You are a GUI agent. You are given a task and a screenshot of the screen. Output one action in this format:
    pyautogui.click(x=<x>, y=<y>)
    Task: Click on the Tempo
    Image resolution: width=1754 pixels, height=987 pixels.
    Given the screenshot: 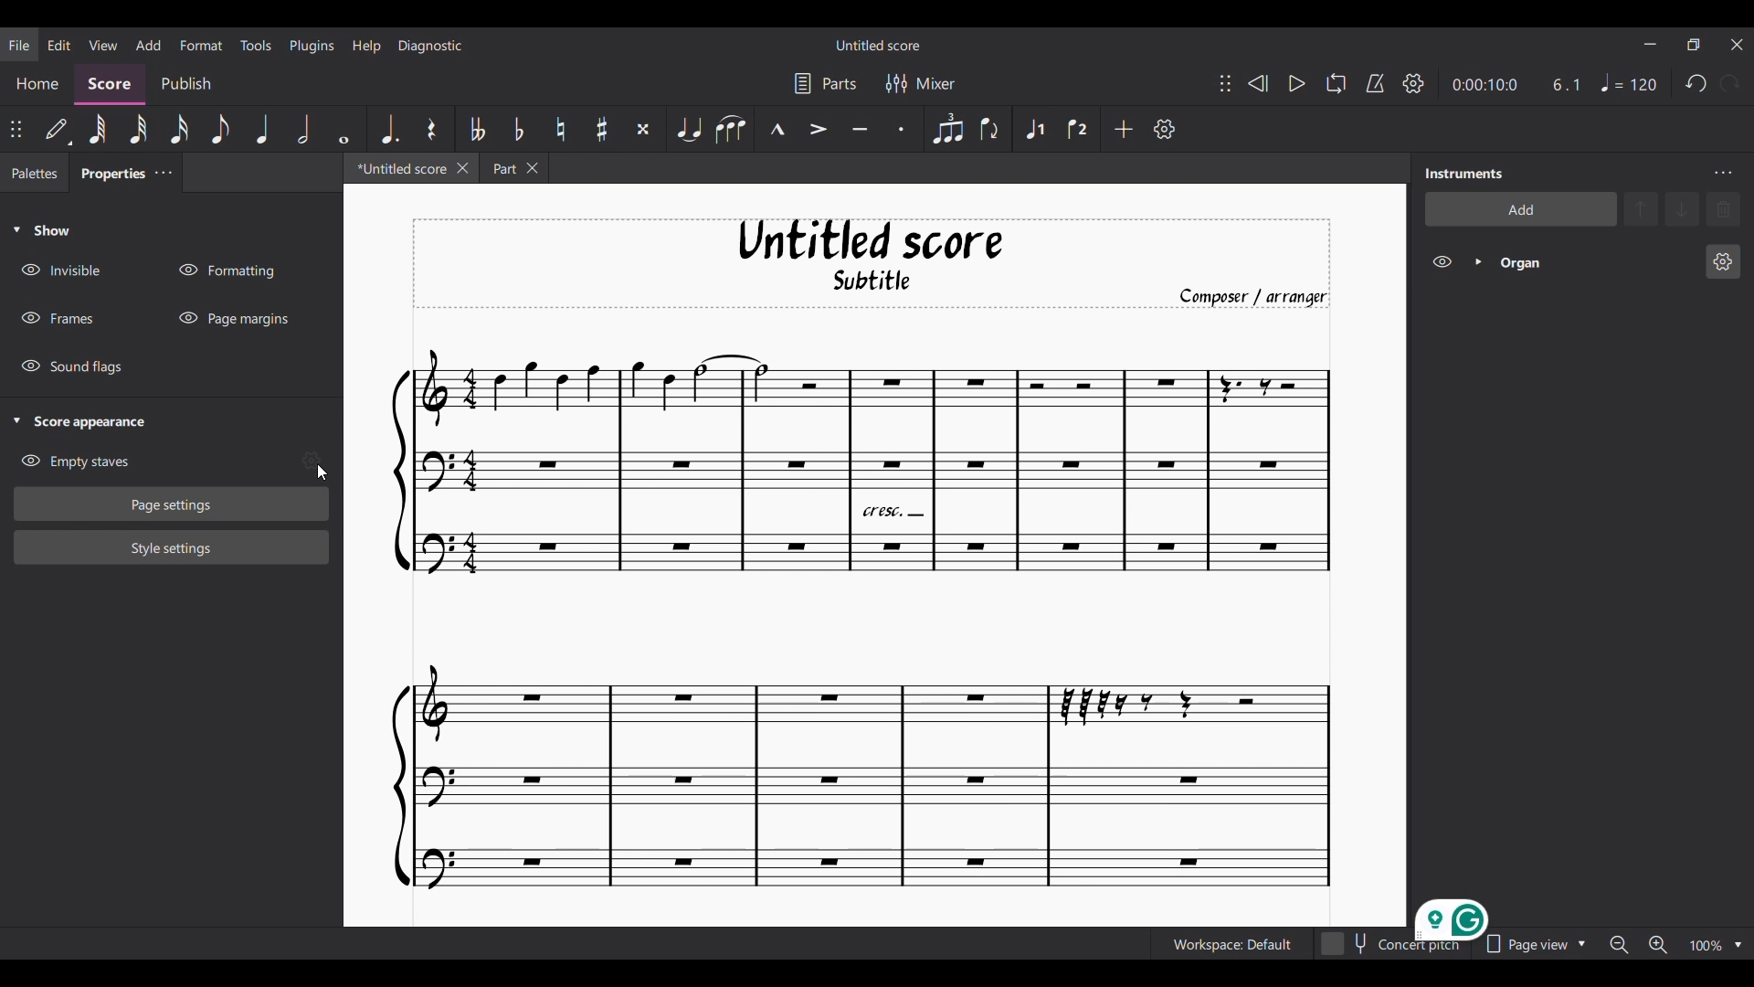 What is the action you would take?
    pyautogui.click(x=1629, y=82)
    